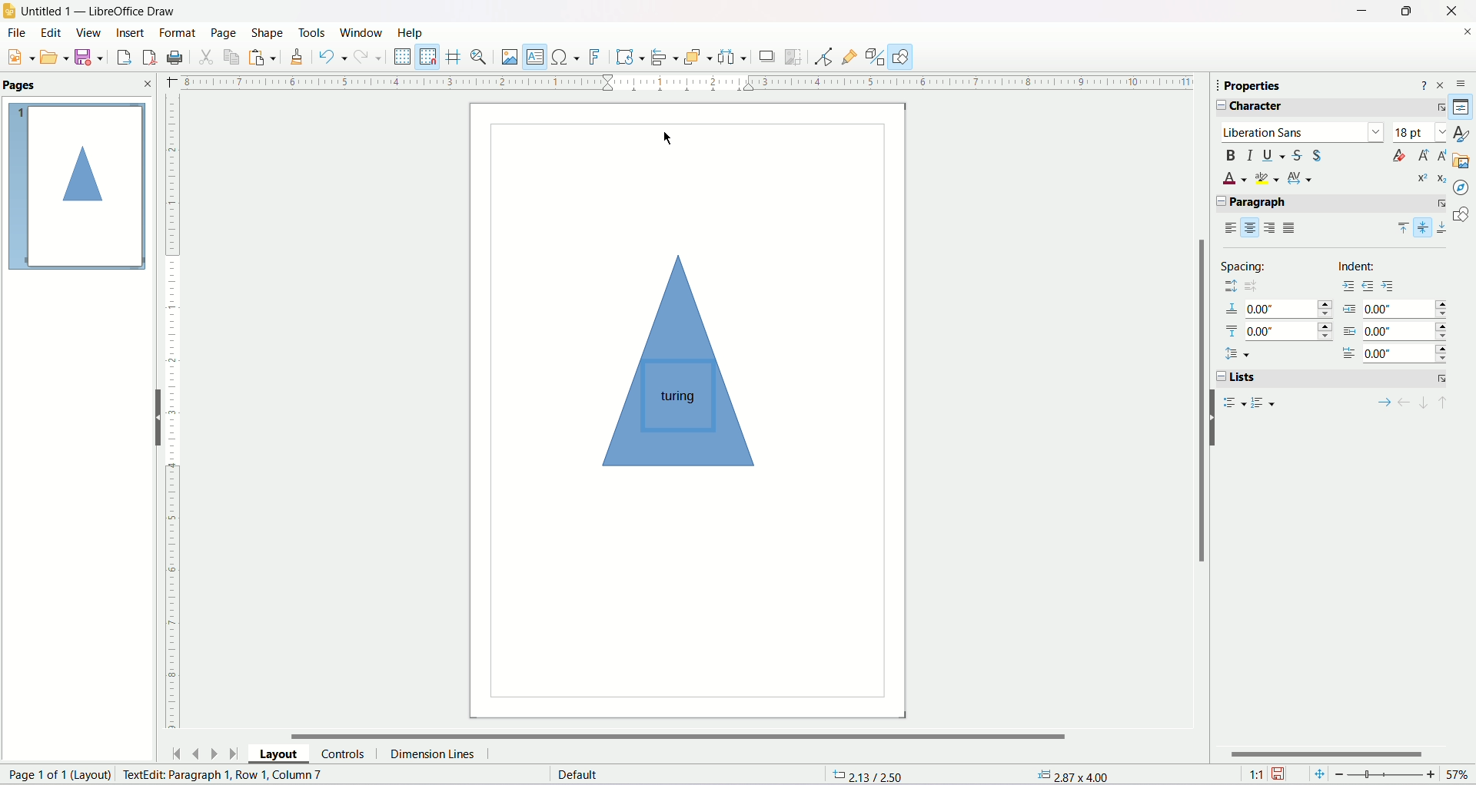 The image size is (1476, 785). I want to click on subscript, so click(1442, 180).